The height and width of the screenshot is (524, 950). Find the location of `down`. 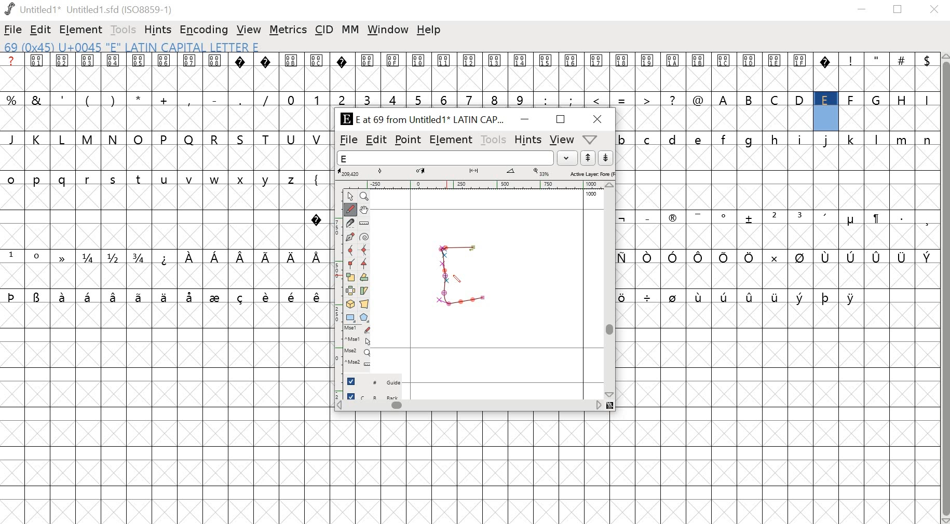

down is located at coordinates (605, 158).